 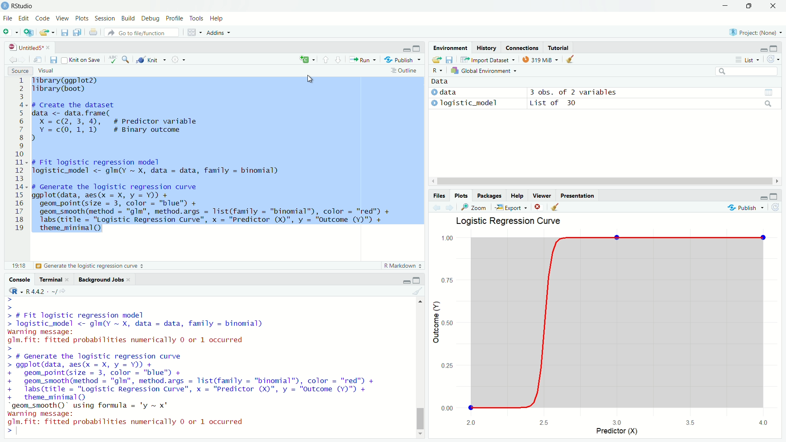 I want to click on Previous plot, so click(x=436, y=208).